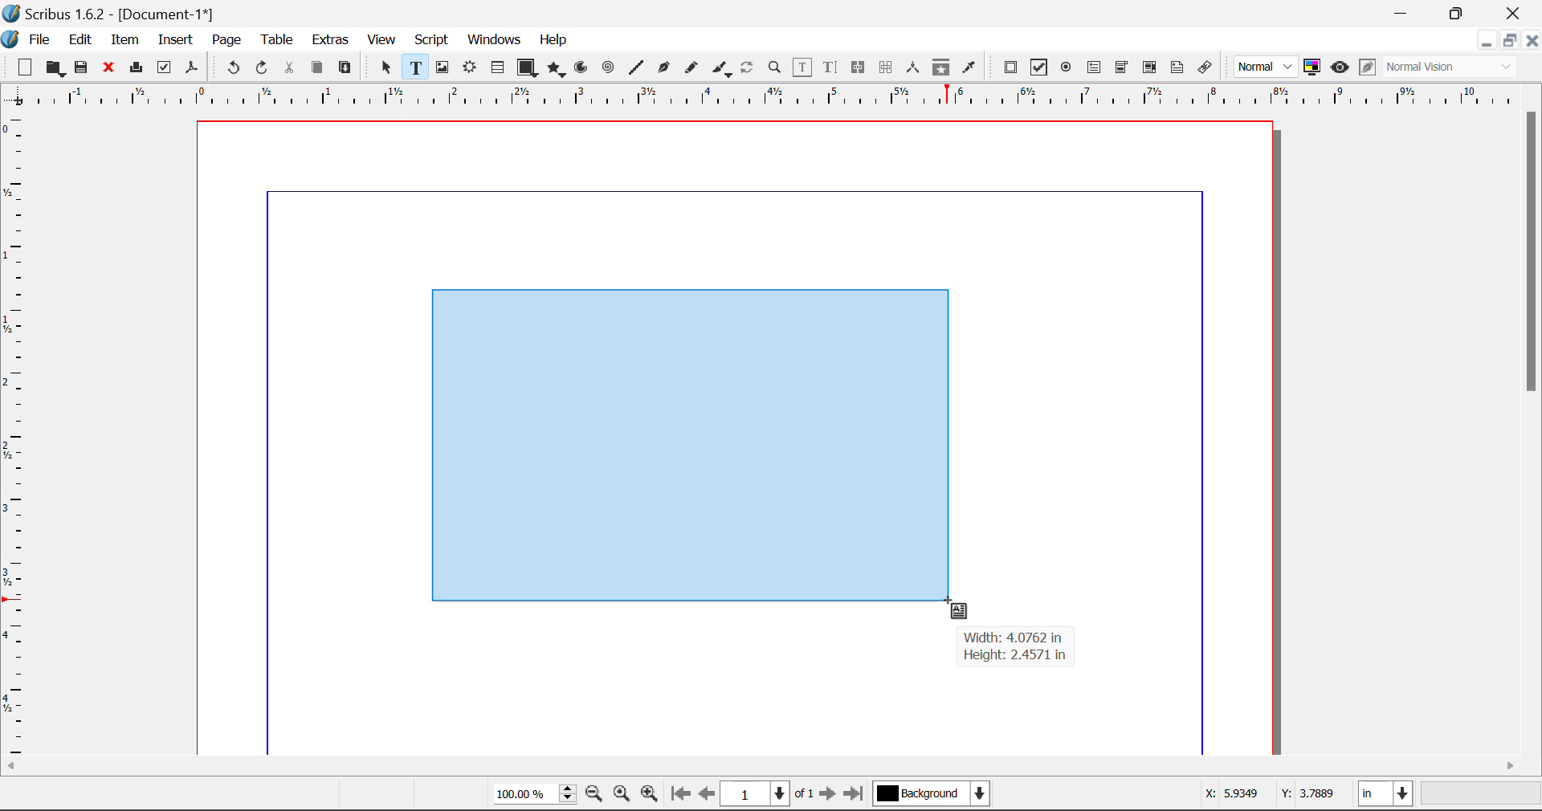 This screenshot has height=811, width=1542. Describe the element at coordinates (1367, 69) in the screenshot. I see `Edit in Preview Mode` at that location.